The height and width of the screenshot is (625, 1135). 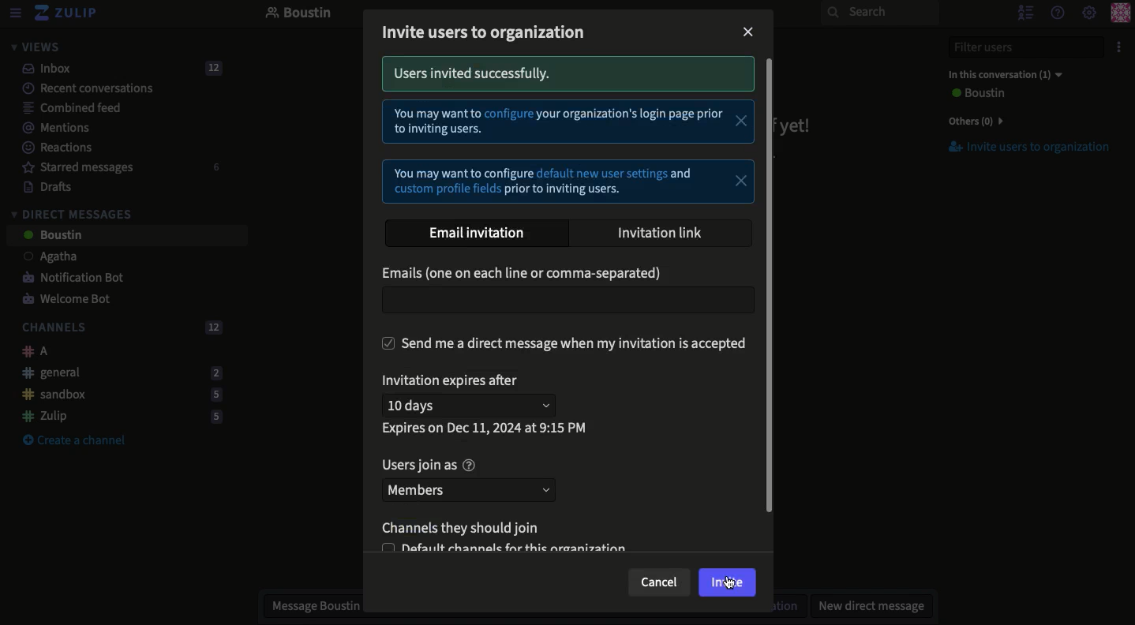 What do you see at coordinates (476, 234) in the screenshot?
I see `Email invitation ` at bounding box center [476, 234].